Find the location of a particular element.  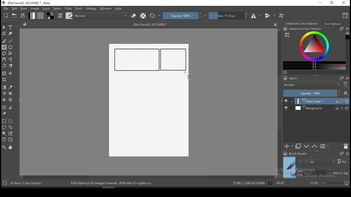

measure distance between two points is located at coordinates (11, 108).